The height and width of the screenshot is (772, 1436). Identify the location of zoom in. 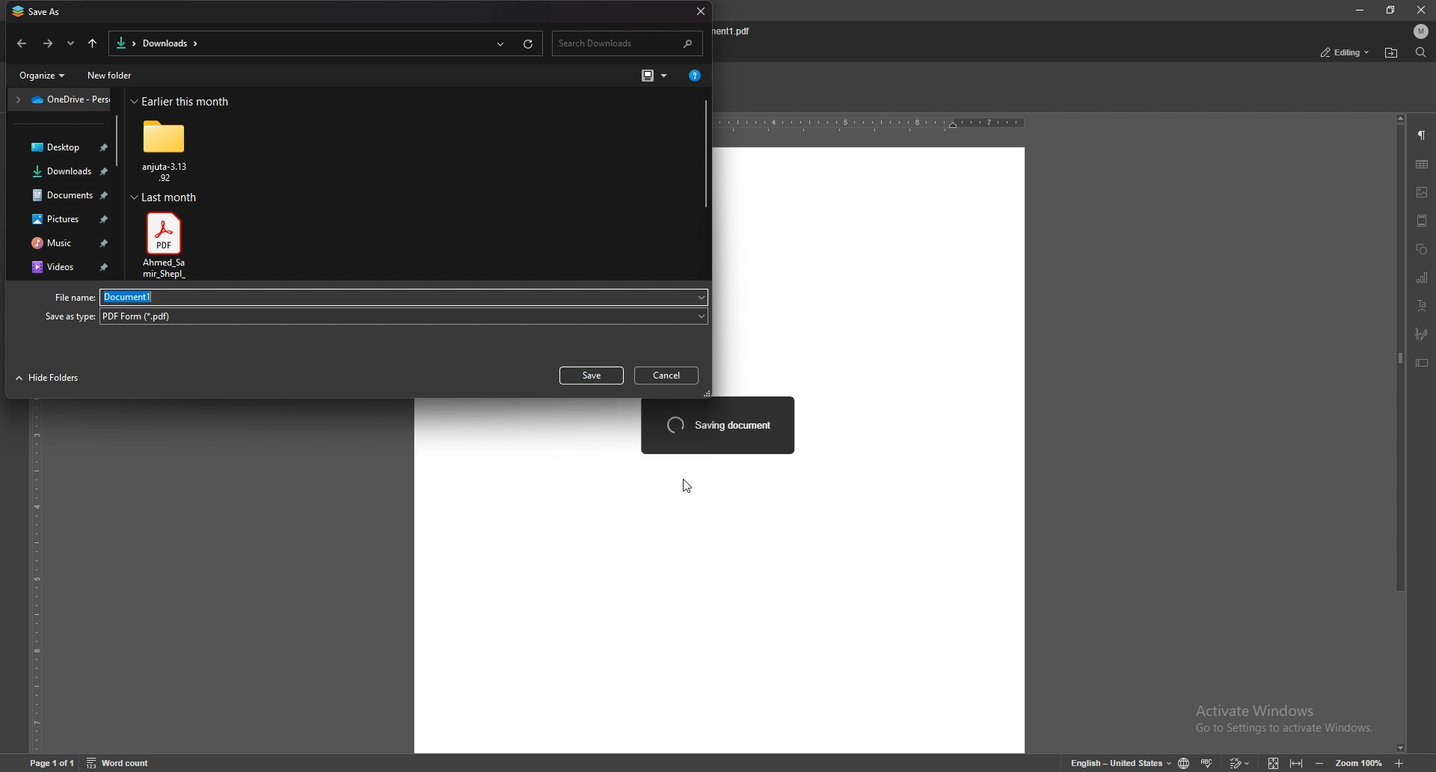
(1401, 762).